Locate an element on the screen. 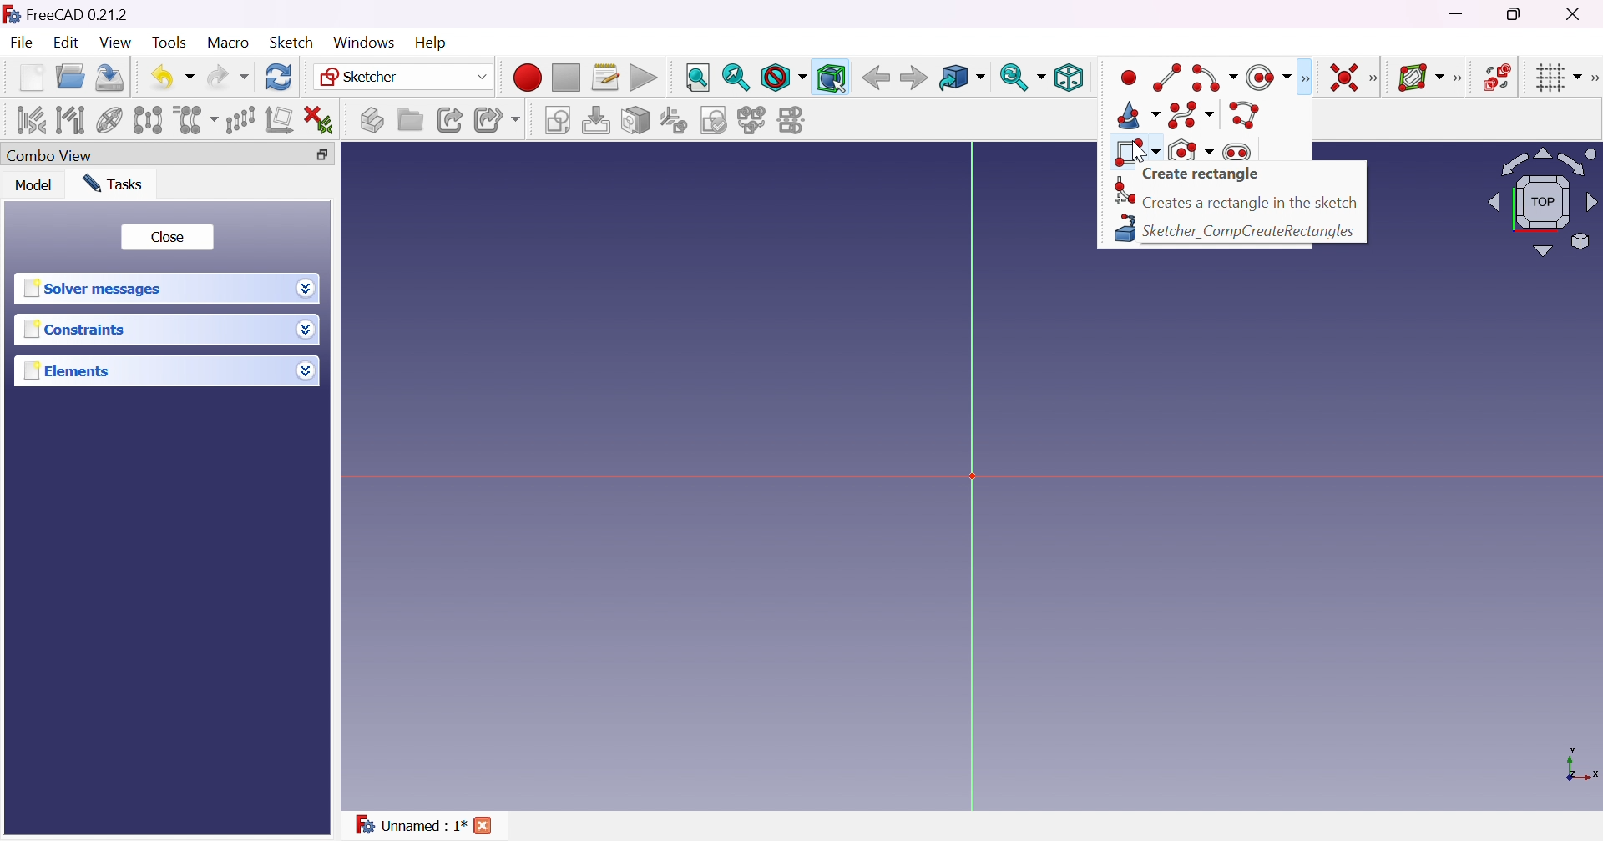 Image resolution: width=1603 pixels, height=841 pixels. Create external geometry is located at coordinates (1122, 229).